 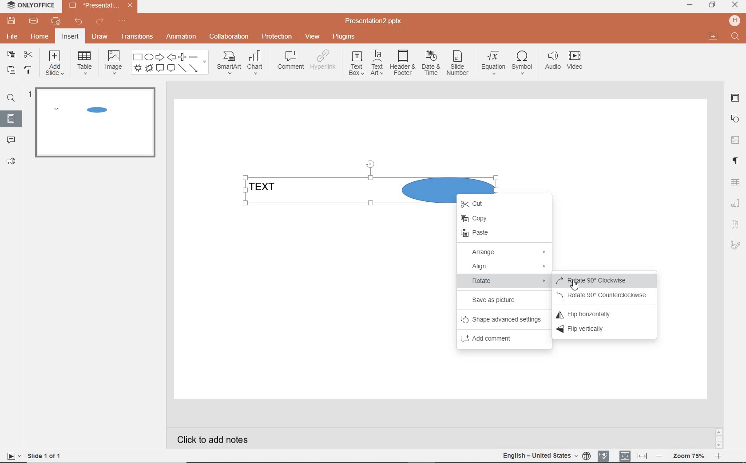 What do you see at coordinates (311, 37) in the screenshot?
I see `view` at bounding box center [311, 37].